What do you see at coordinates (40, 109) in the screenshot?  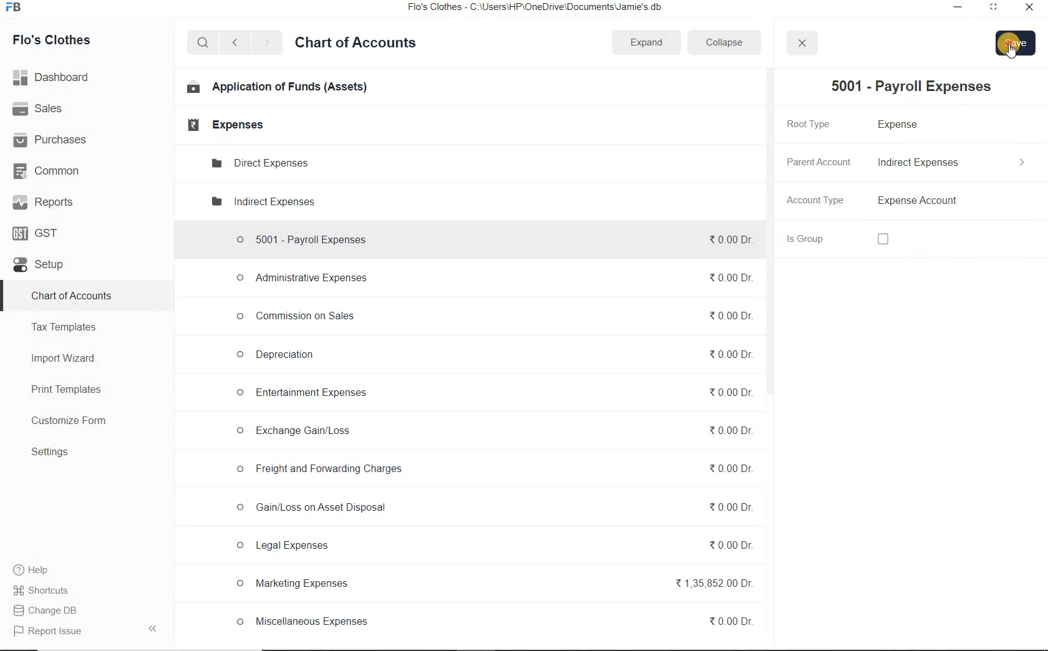 I see `Sales` at bounding box center [40, 109].